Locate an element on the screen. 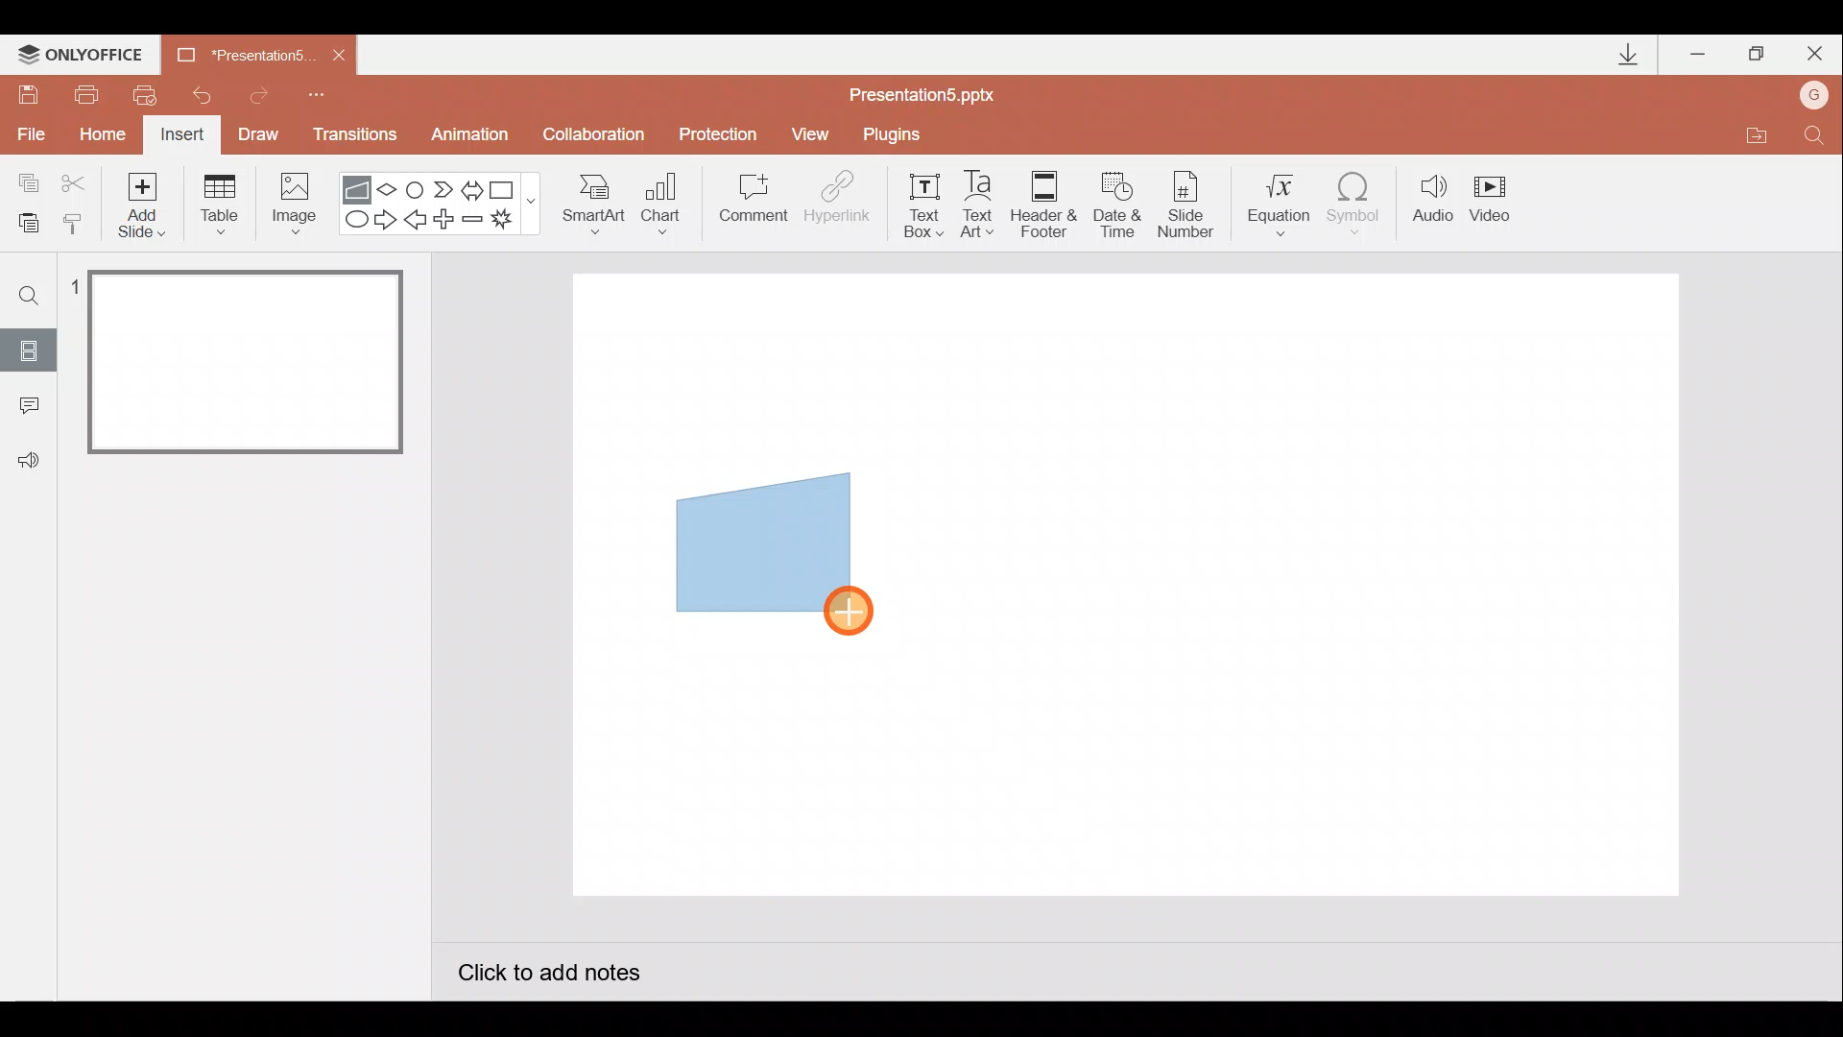 Image resolution: width=1843 pixels, height=1037 pixels. Close is located at coordinates (339, 56).